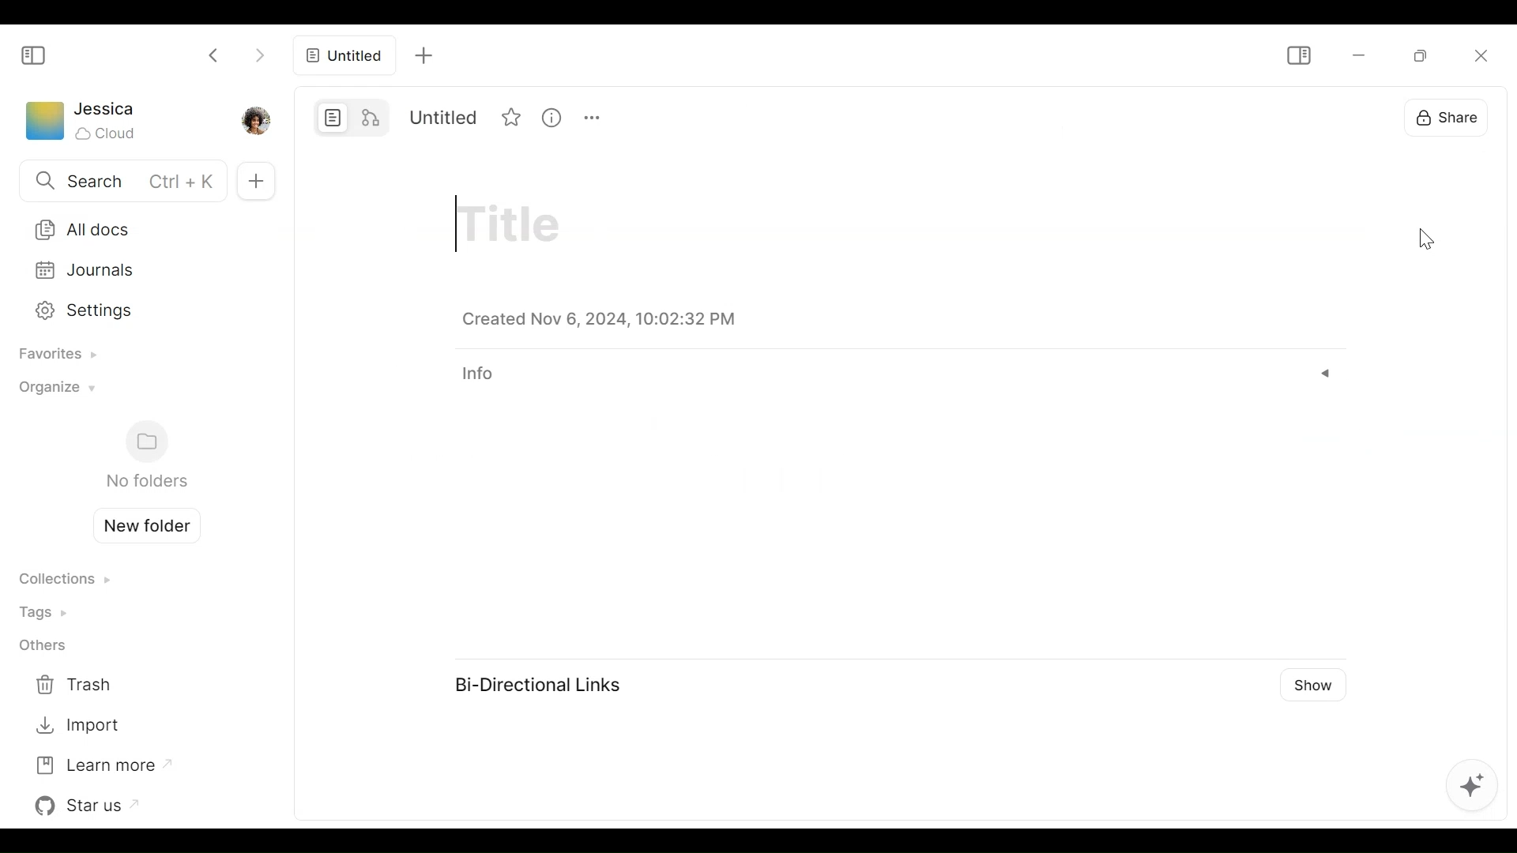  What do you see at coordinates (1357, 56) in the screenshot?
I see `minimize` at bounding box center [1357, 56].